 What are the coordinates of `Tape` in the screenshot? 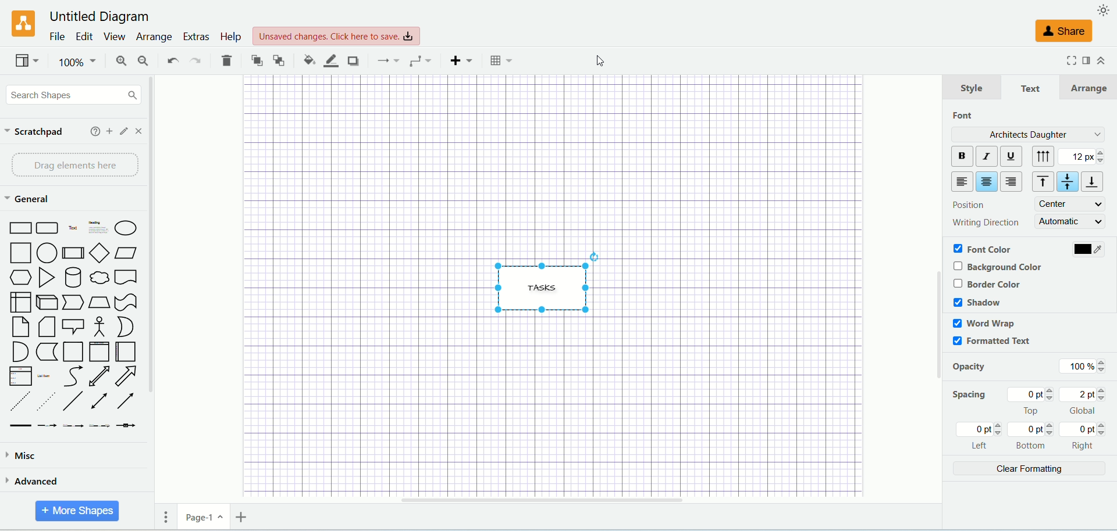 It's located at (126, 303).